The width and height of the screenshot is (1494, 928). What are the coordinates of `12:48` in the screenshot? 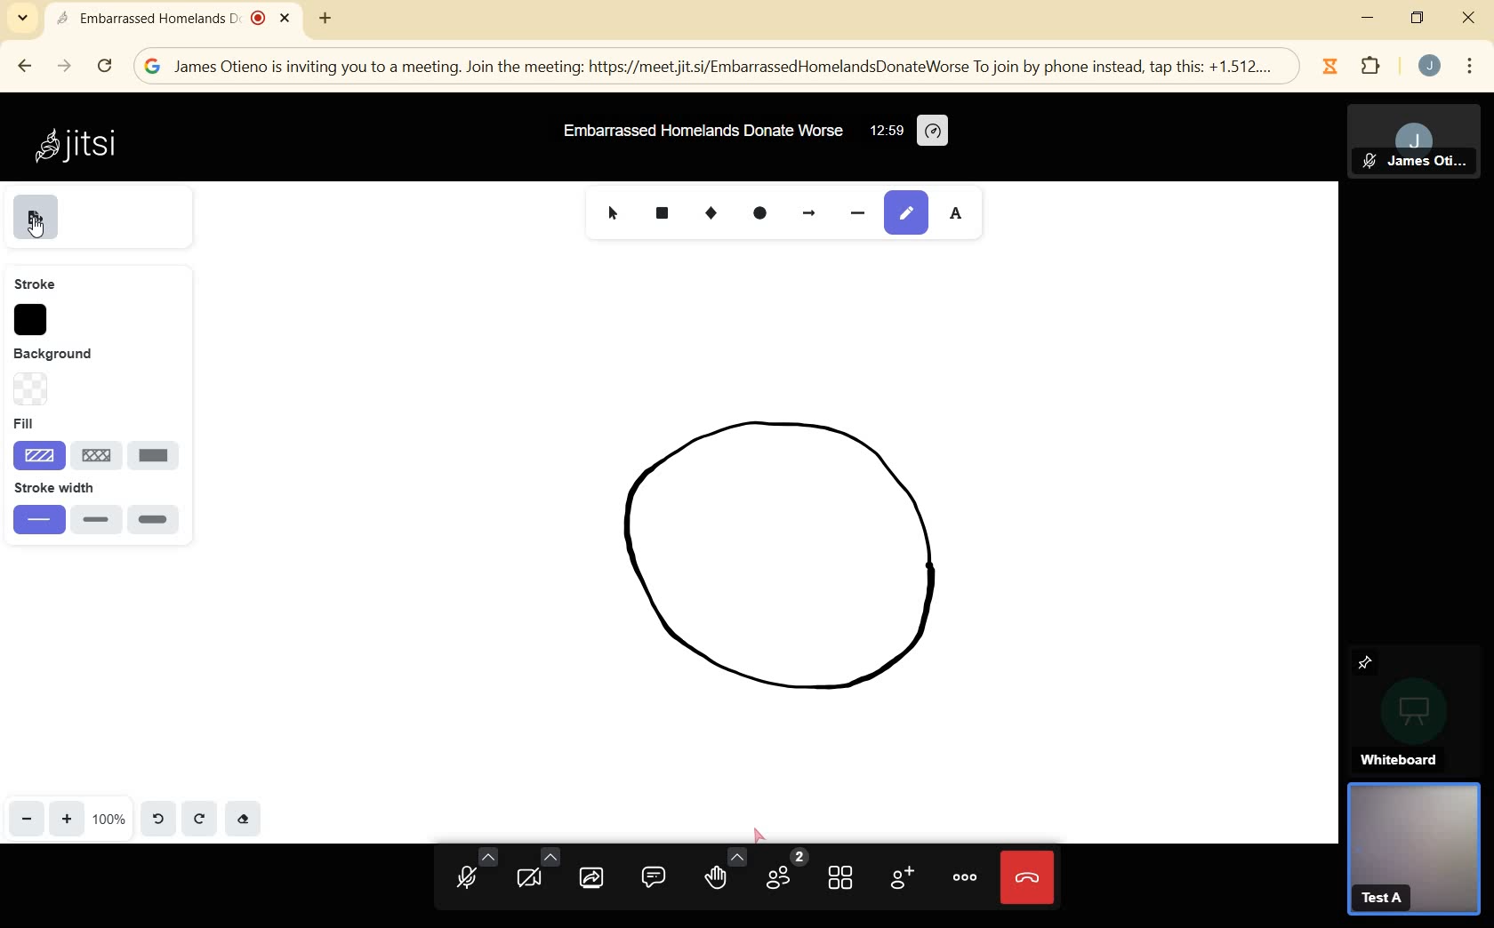 It's located at (885, 132).